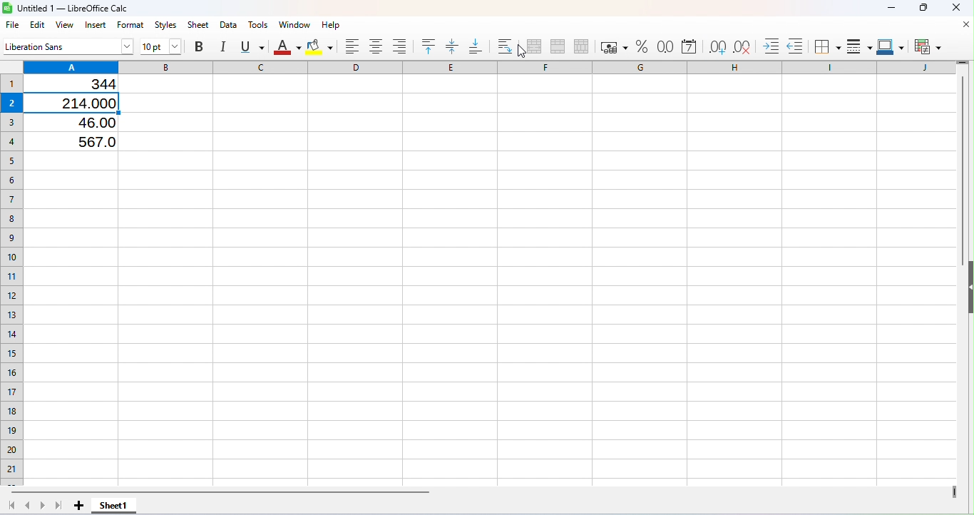 The image size is (974, 515). Describe the element at coordinates (86, 84) in the screenshot. I see `344` at that location.